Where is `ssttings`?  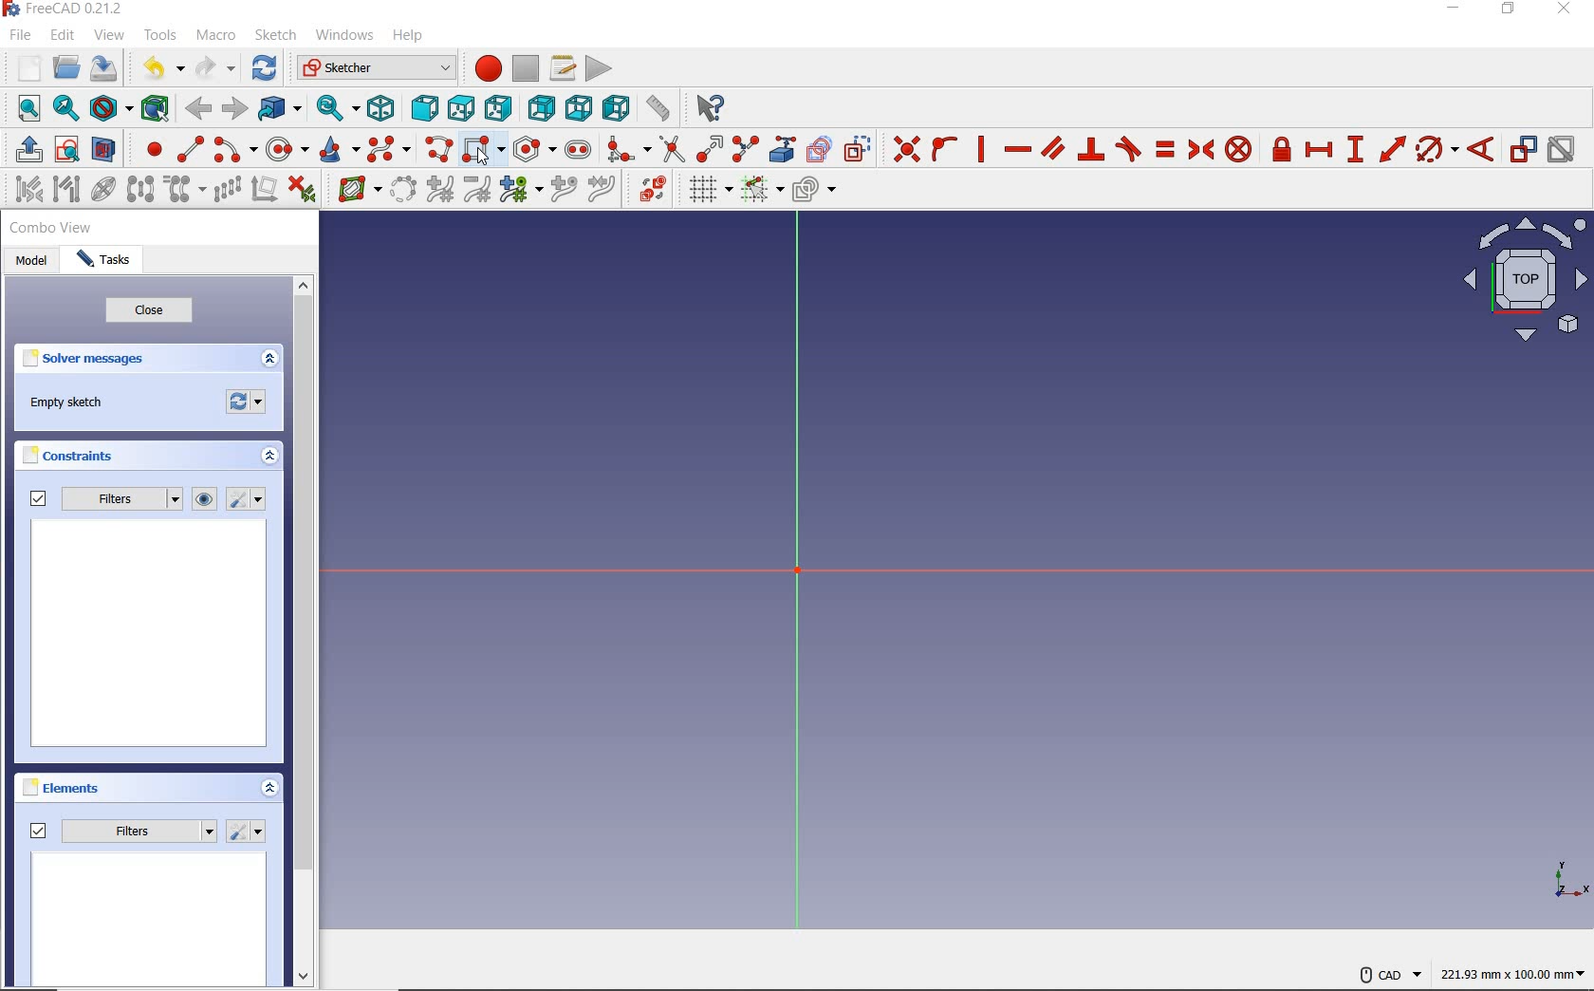 ssttings is located at coordinates (249, 500).